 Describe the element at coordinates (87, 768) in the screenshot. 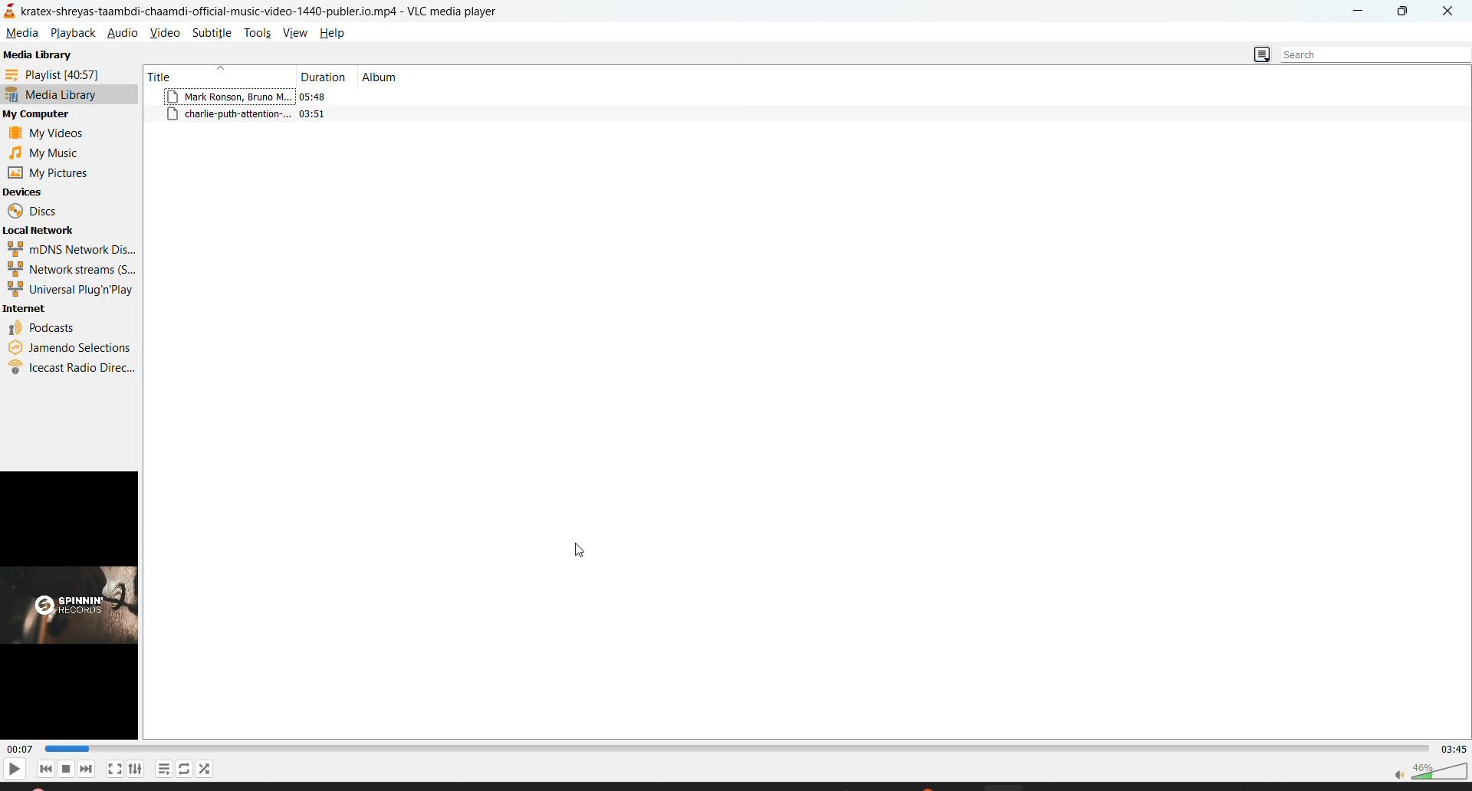

I see `next` at that location.